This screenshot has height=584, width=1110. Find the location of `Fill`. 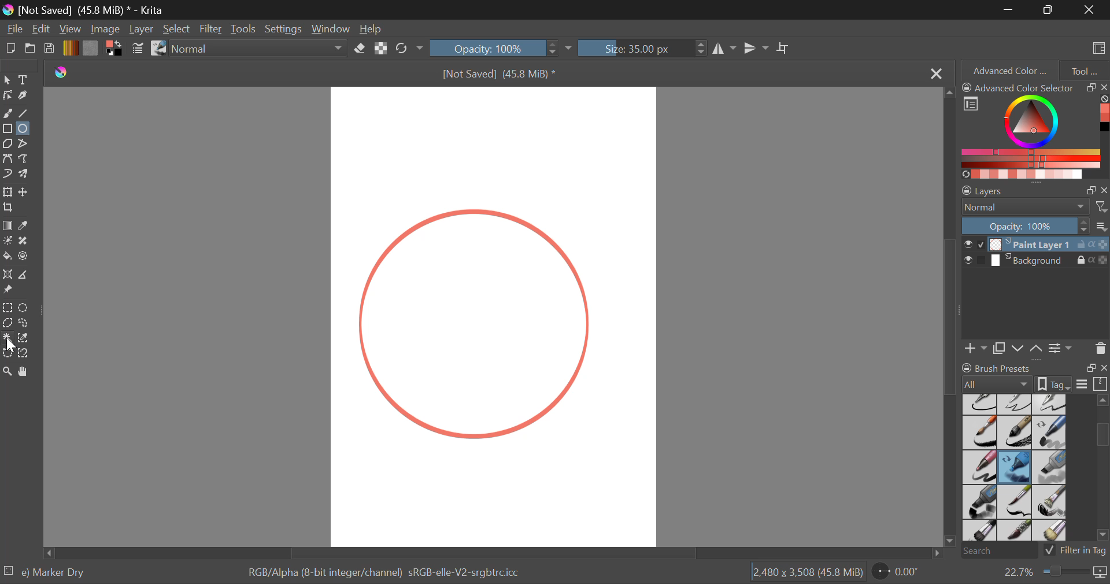

Fill is located at coordinates (7, 254).